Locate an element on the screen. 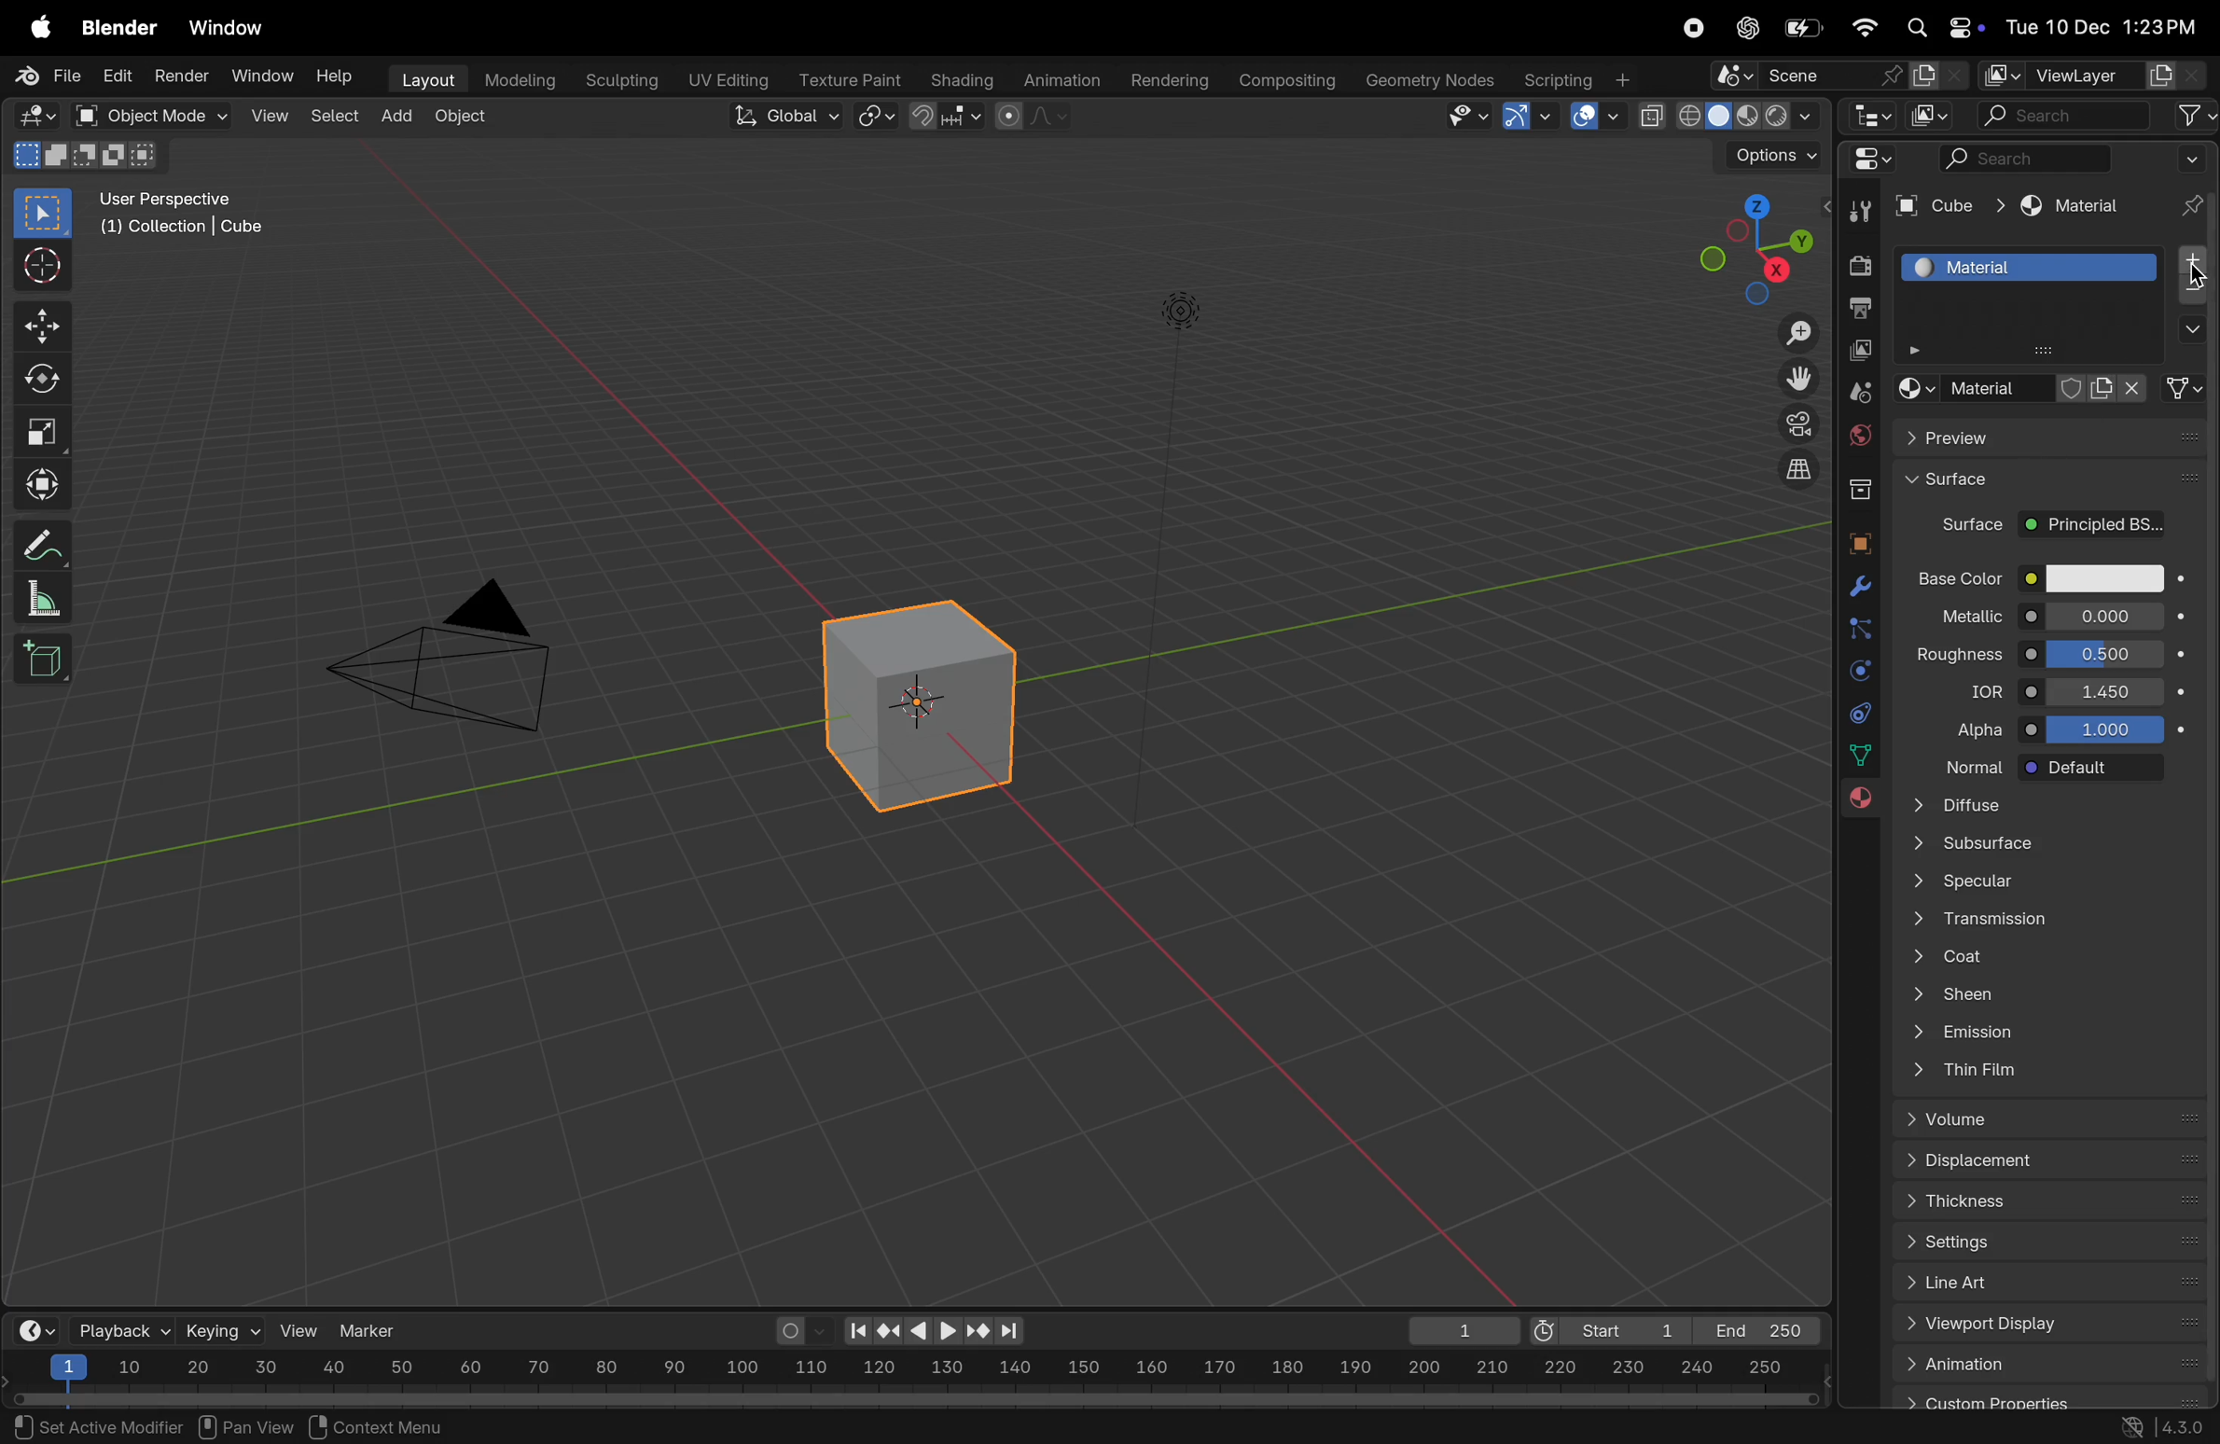  viewport shading is located at coordinates (1727, 111).